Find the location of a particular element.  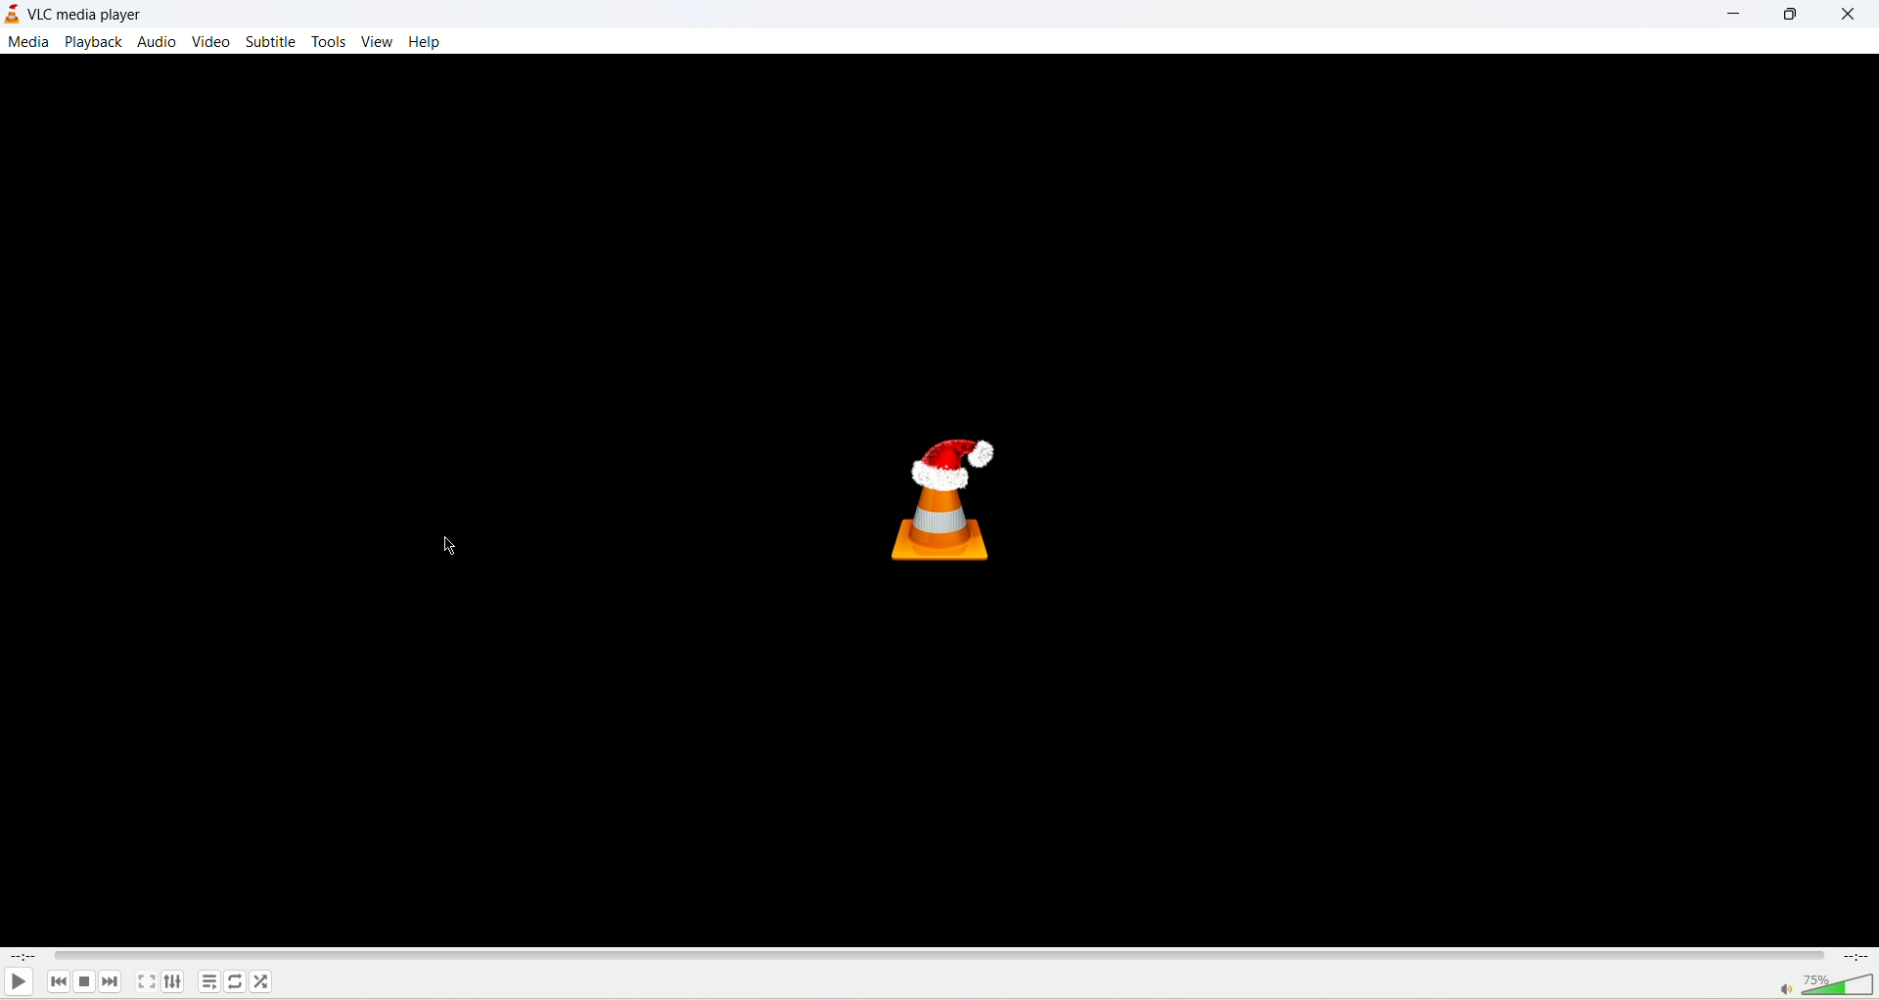

audio is located at coordinates (159, 40).